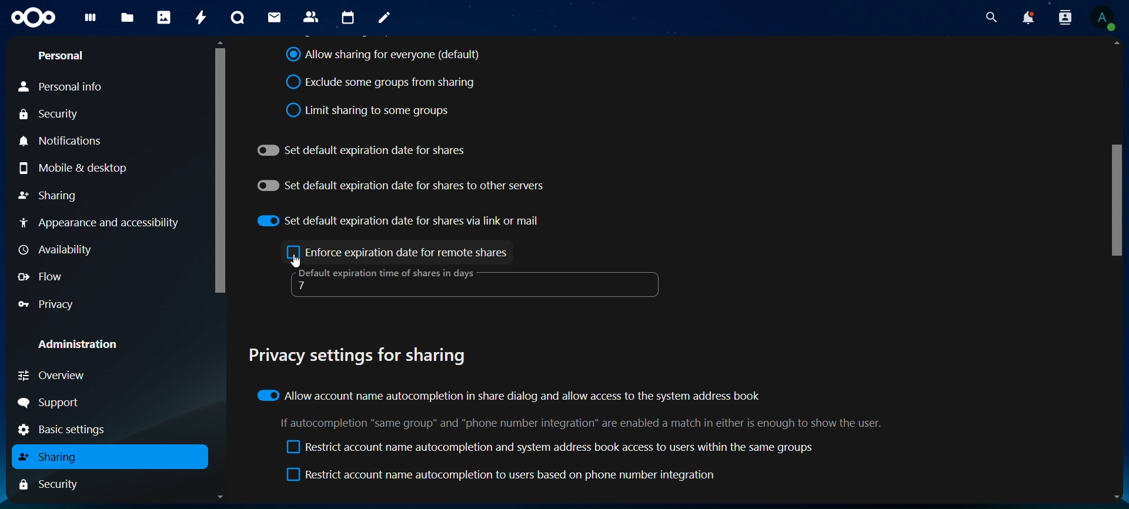 The image size is (1129, 509). Describe the element at coordinates (509, 394) in the screenshot. I see `allow account name autocompletion in share dialog and allow acess to the system address book` at that location.